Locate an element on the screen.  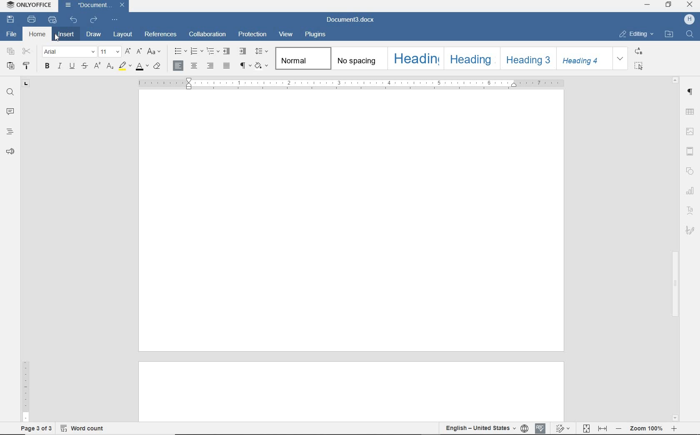
FIND is located at coordinates (690, 35).